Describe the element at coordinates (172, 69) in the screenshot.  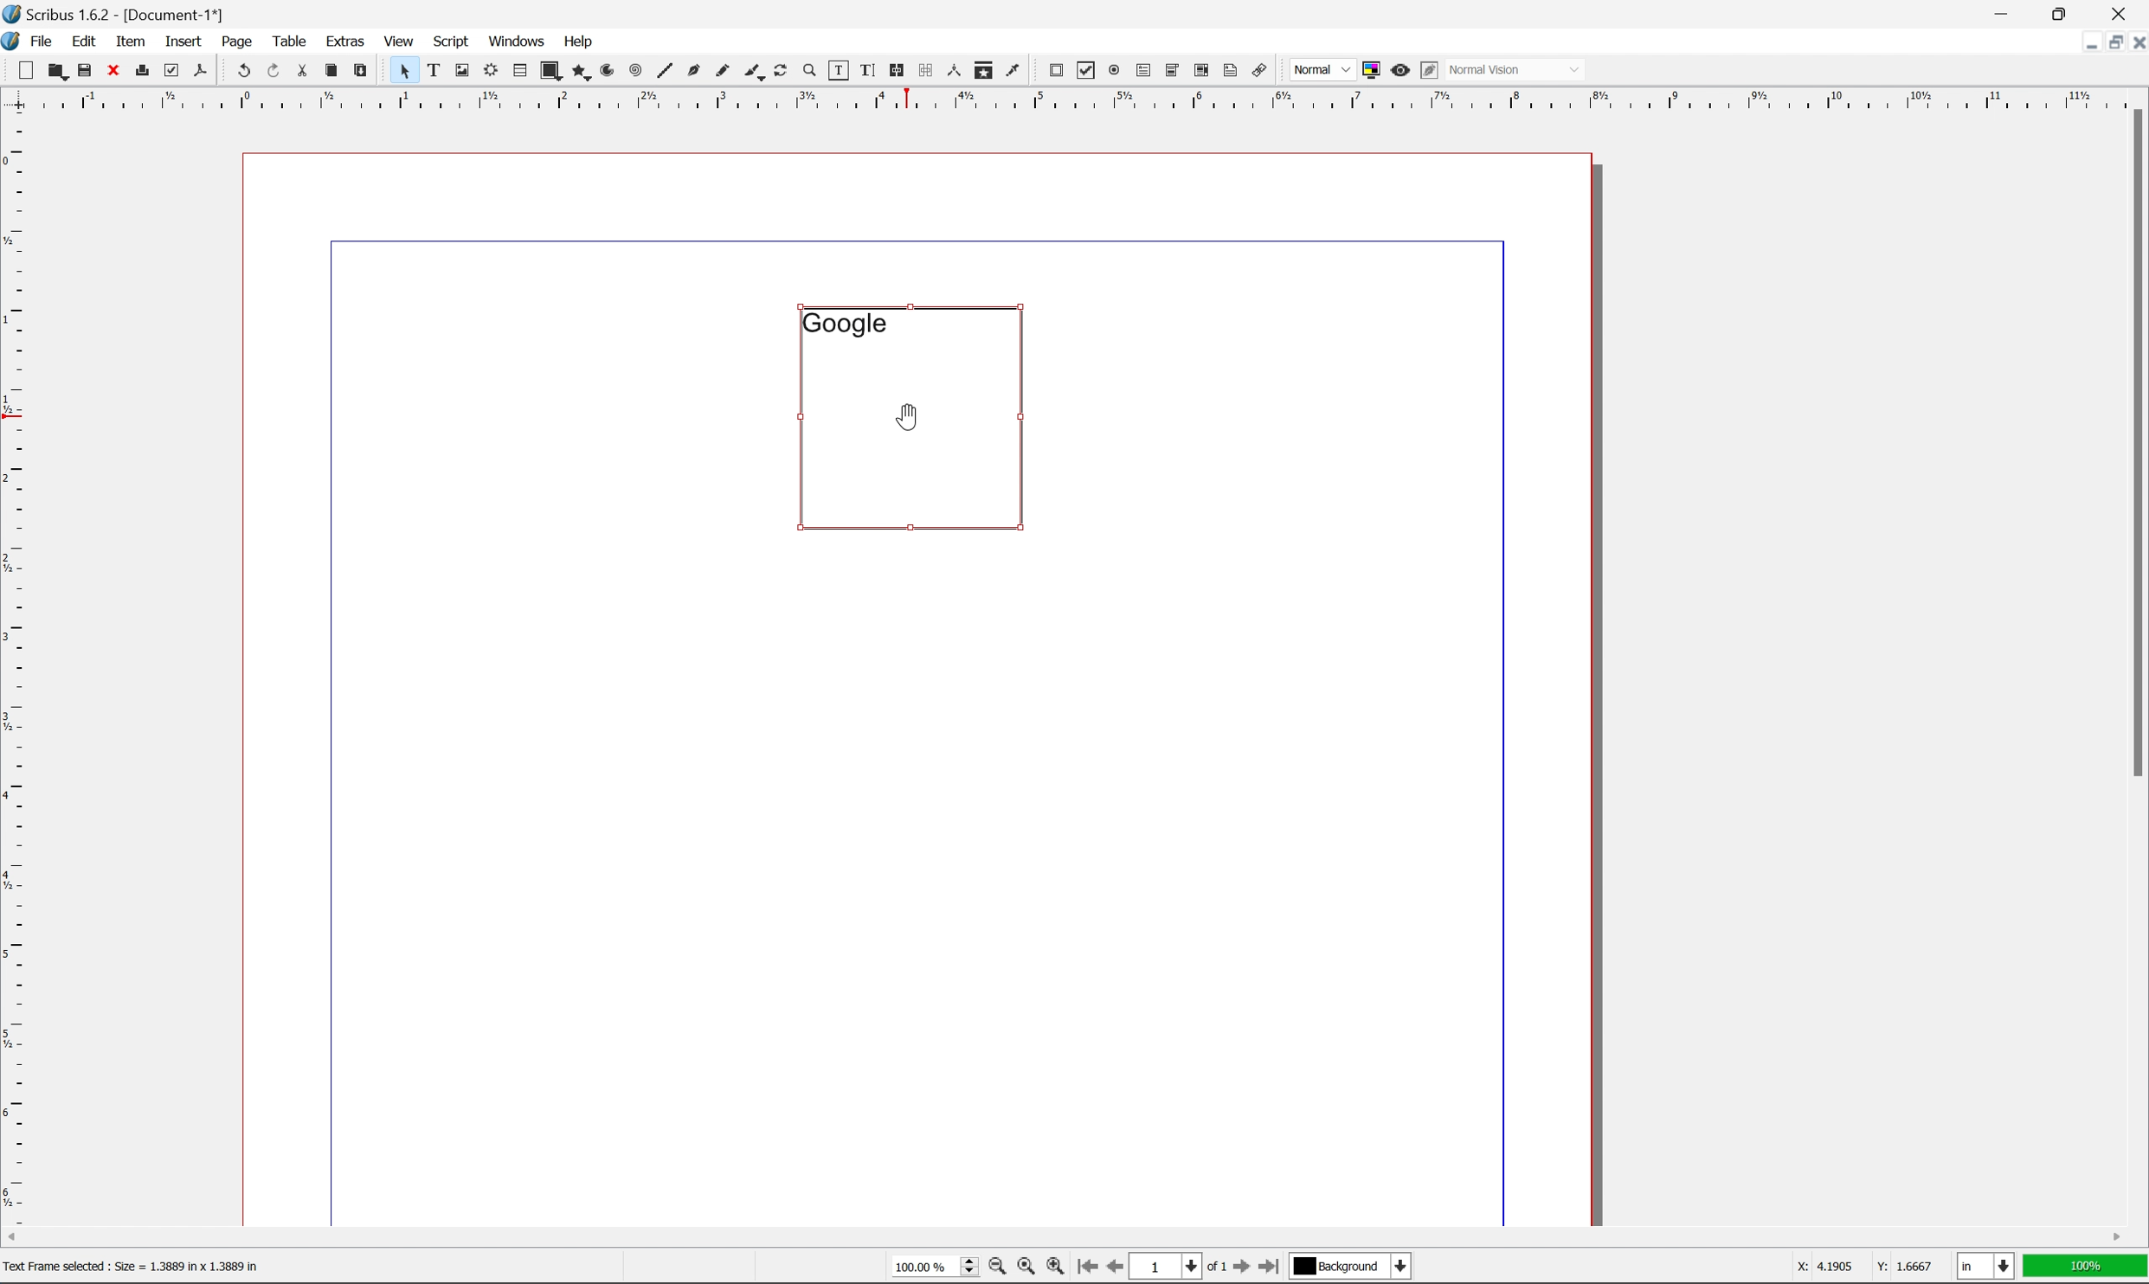
I see `preflight verifier` at that location.